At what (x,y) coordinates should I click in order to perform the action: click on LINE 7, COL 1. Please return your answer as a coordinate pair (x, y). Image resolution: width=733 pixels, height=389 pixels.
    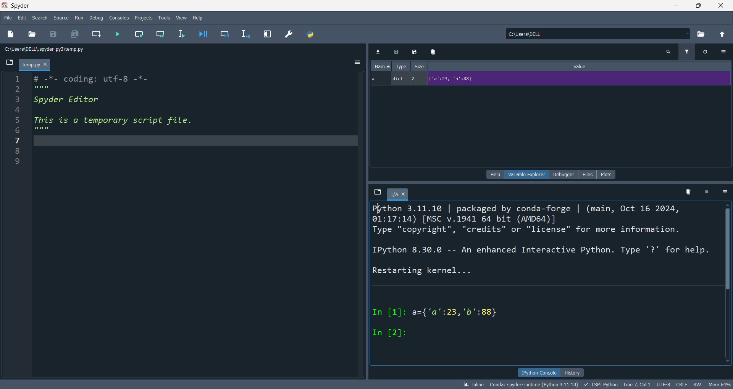
    Looking at the image, I should click on (636, 385).